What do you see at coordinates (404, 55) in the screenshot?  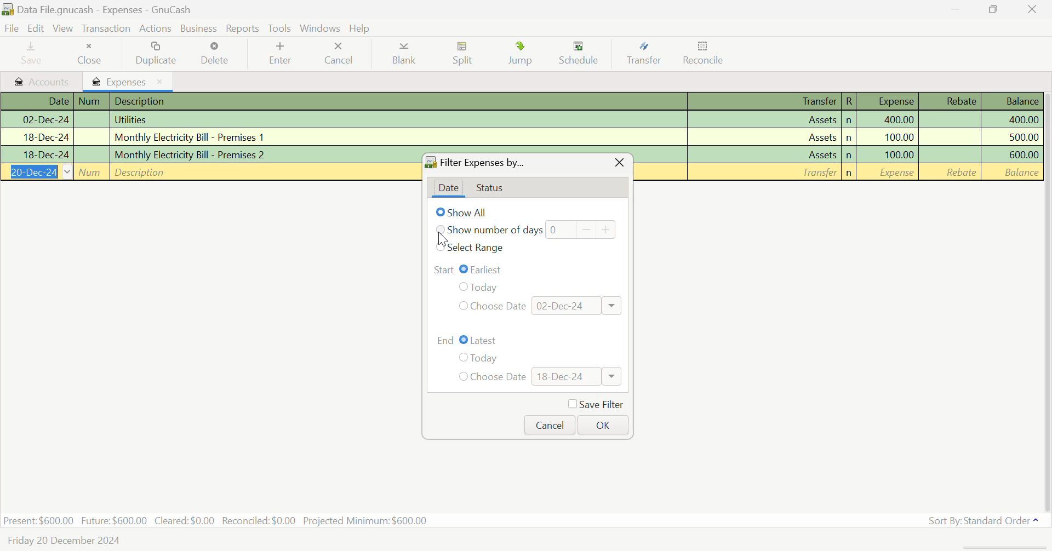 I see `Blank` at bounding box center [404, 55].